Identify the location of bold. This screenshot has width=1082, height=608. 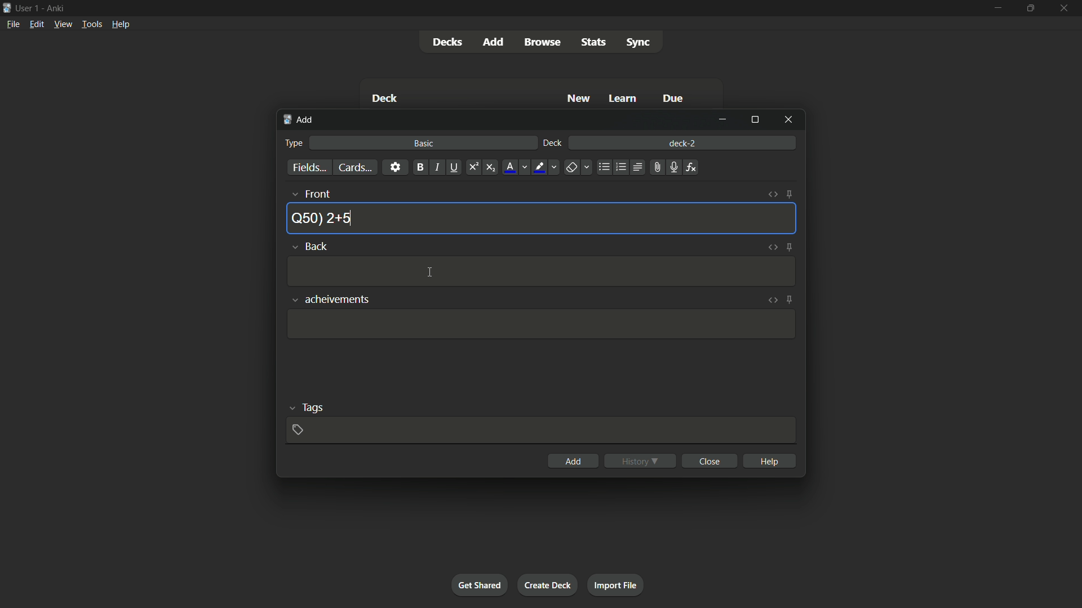
(420, 168).